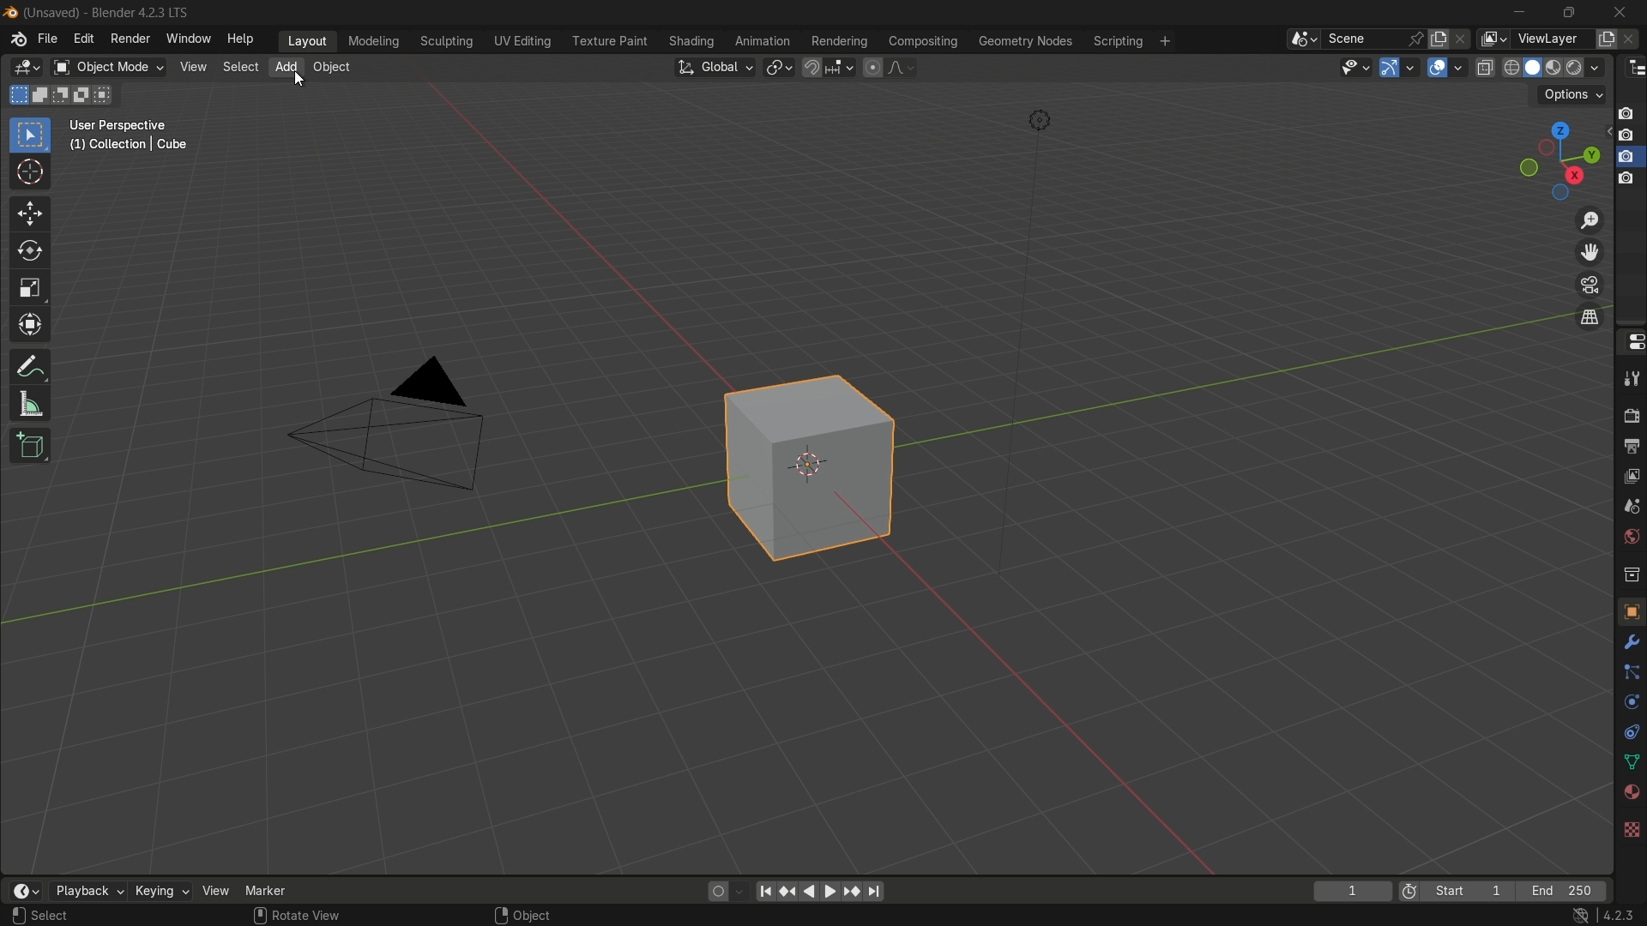 This screenshot has width=1647, height=926. Describe the element at coordinates (522, 41) in the screenshot. I see `uv editing` at that location.